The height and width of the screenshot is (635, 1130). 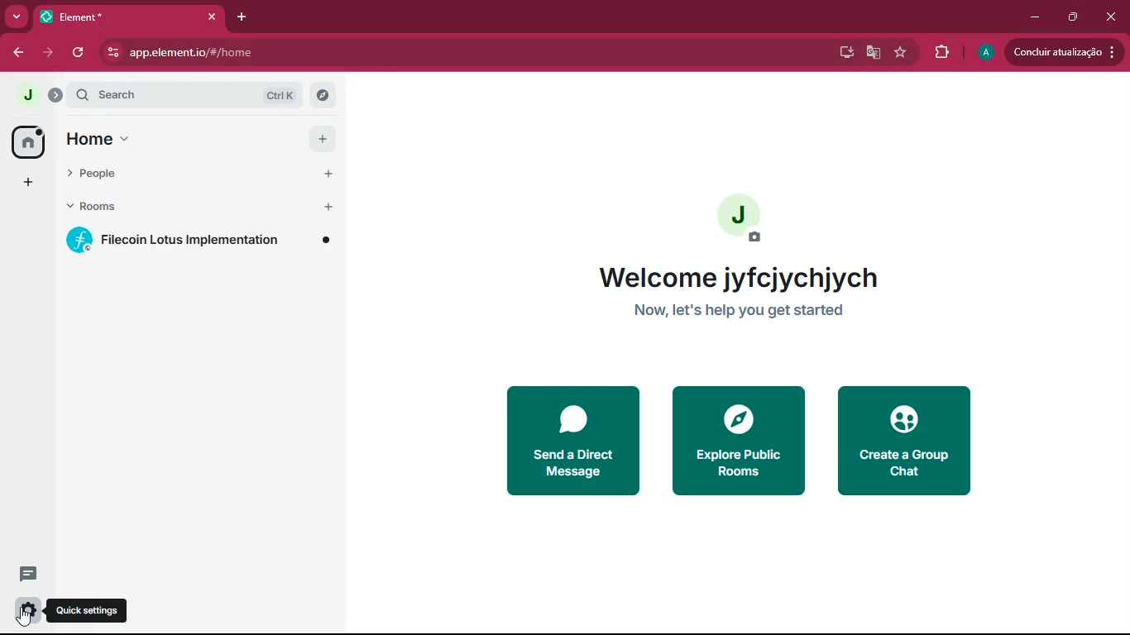 I want to click on create a group chat, so click(x=906, y=441).